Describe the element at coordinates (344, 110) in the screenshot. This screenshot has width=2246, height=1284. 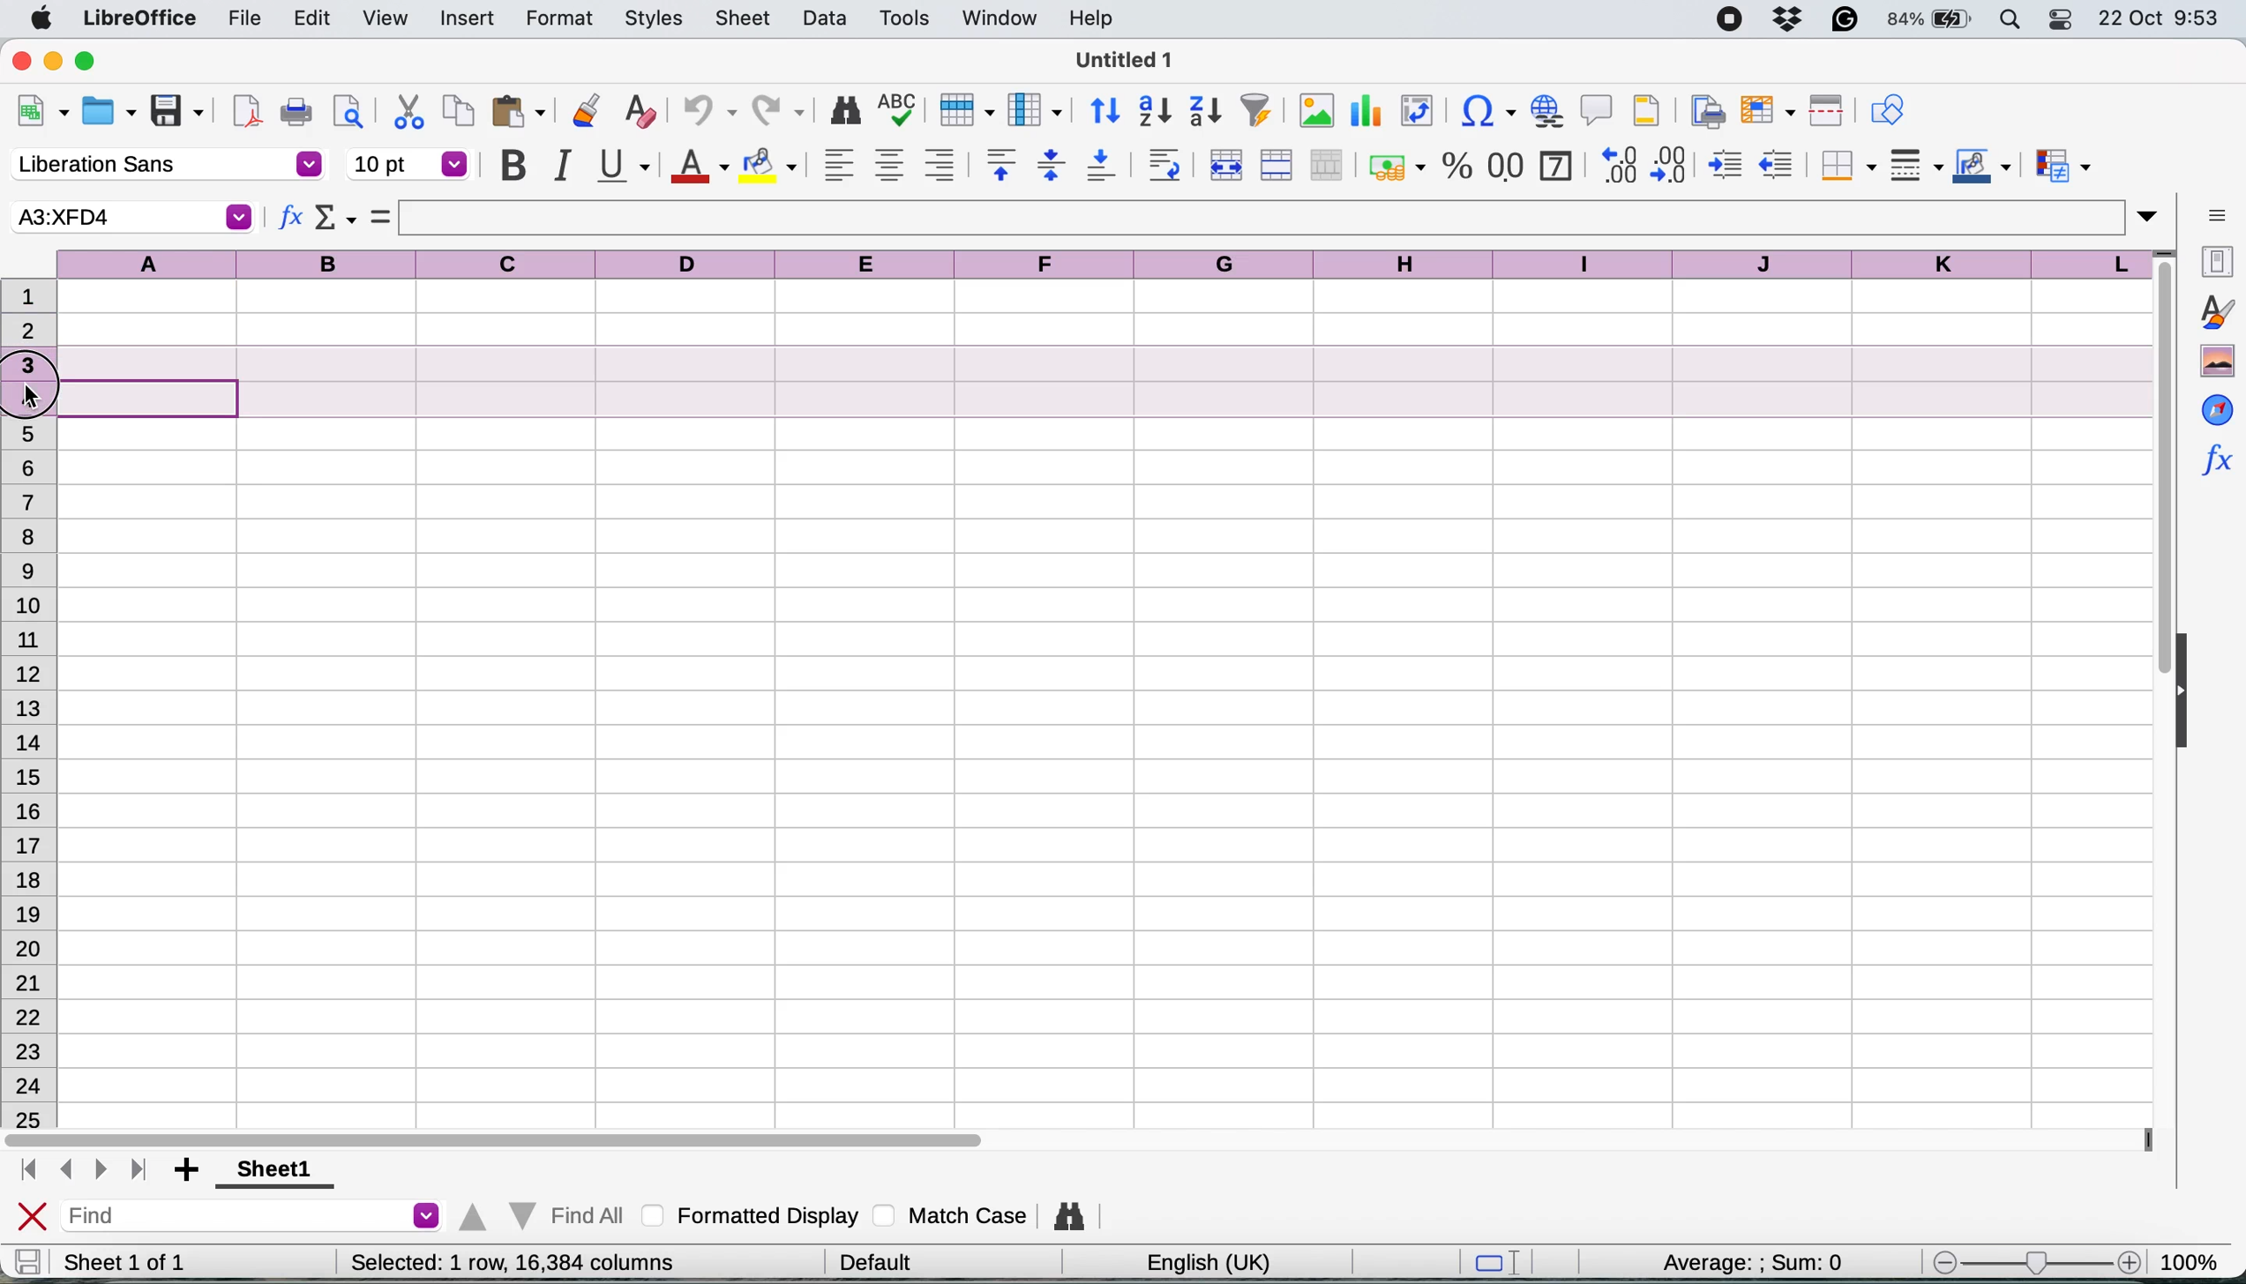
I see `print preview` at that location.